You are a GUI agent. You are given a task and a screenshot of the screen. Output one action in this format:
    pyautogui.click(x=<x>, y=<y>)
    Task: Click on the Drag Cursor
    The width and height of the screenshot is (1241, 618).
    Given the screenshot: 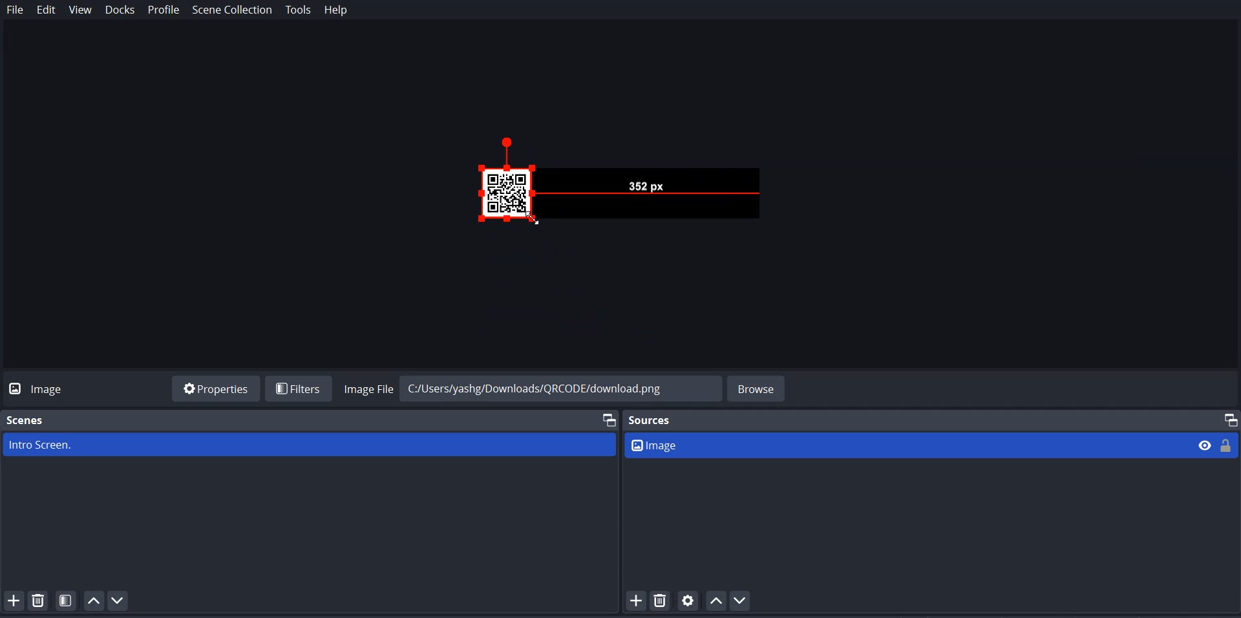 What is the action you would take?
    pyautogui.click(x=533, y=217)
    